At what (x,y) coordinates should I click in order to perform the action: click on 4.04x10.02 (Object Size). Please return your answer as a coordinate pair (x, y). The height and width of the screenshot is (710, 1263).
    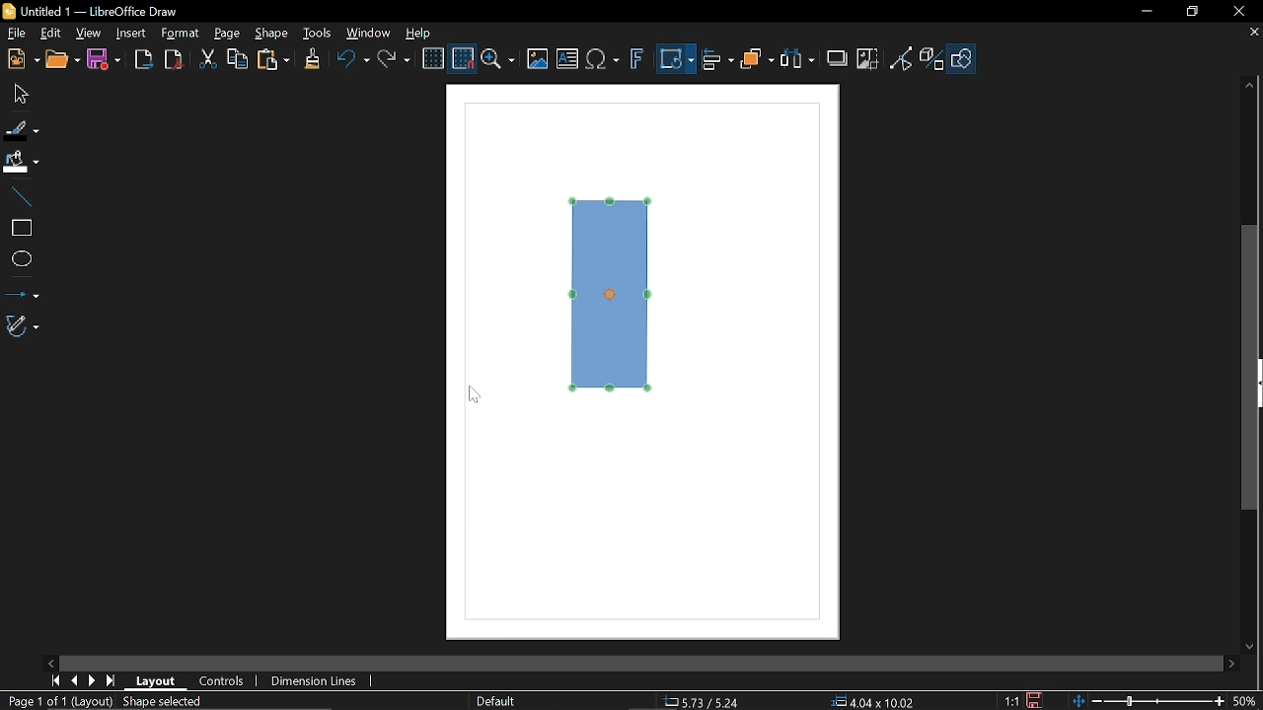
    Looking at the image, I should click on (873, 702).